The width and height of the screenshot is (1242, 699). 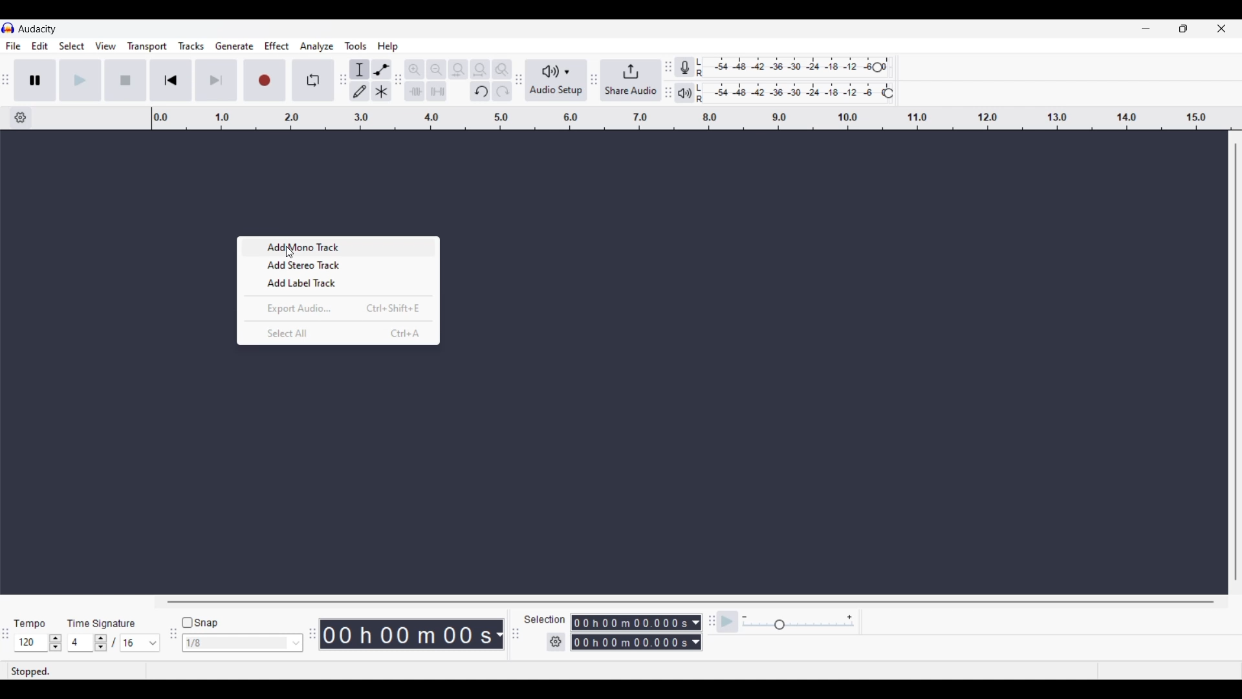 What do you see at coordinates (556, 80) in the screenshot?
I see `Audio setup` at bounding box center [556, 80].